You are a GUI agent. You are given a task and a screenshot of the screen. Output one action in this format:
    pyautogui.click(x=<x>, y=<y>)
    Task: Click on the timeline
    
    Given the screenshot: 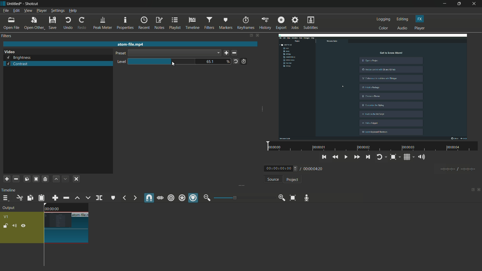 What is the action you would take?
    pyautogui.click(x=193, y=23)
    